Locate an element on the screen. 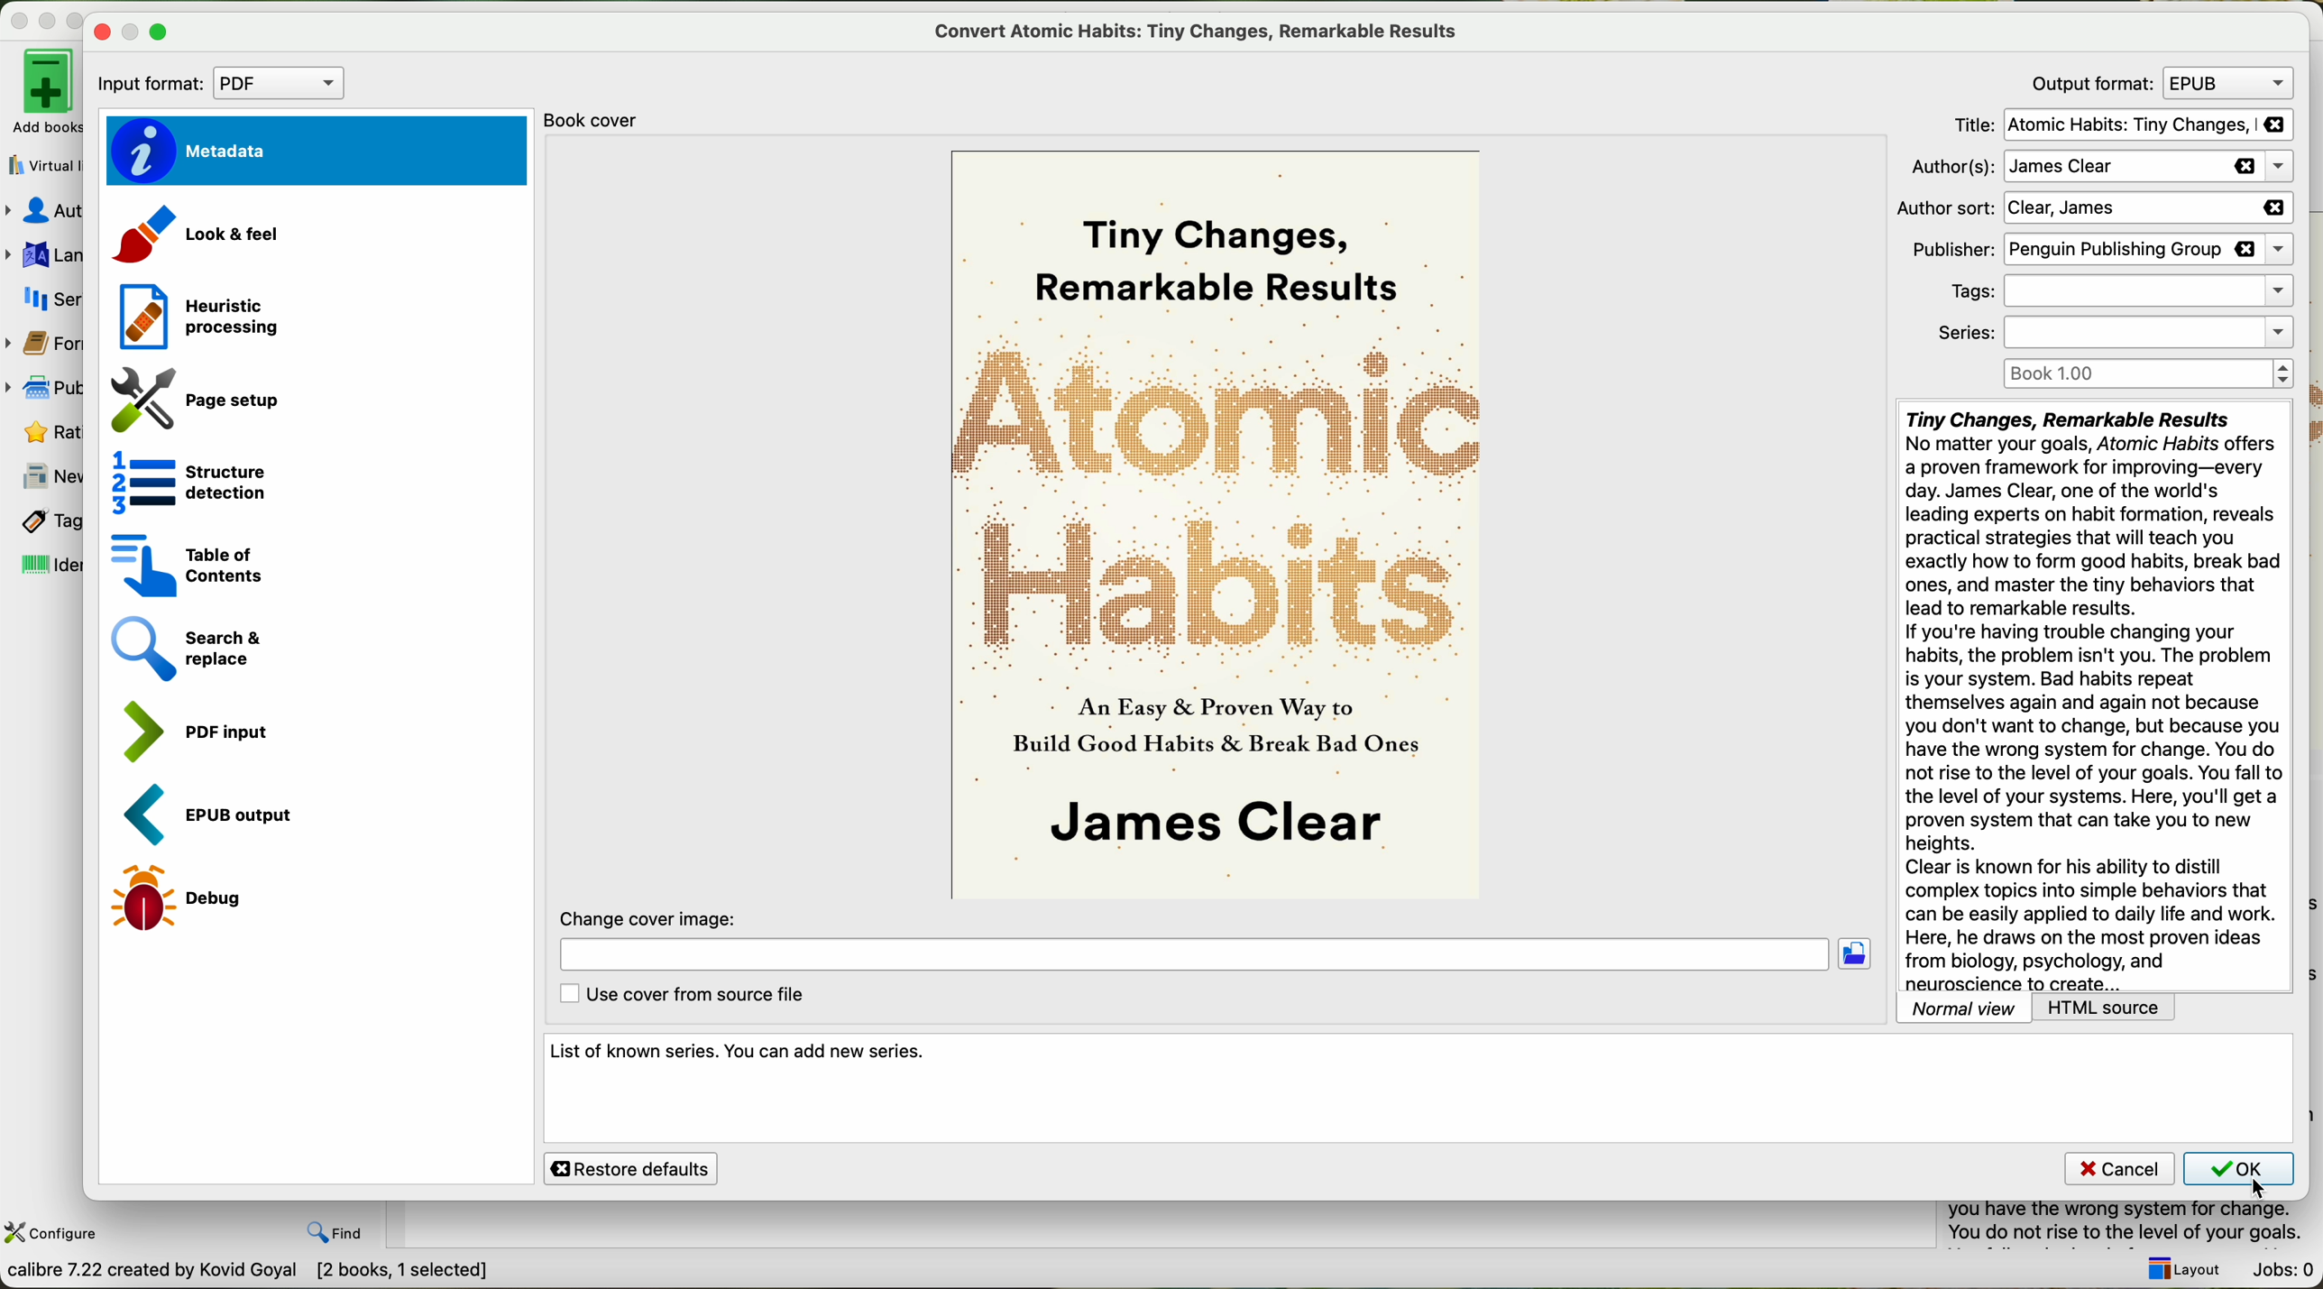 This screenshot has height=1289, width=2323. author(s) is located at coordinates (2104, 168).